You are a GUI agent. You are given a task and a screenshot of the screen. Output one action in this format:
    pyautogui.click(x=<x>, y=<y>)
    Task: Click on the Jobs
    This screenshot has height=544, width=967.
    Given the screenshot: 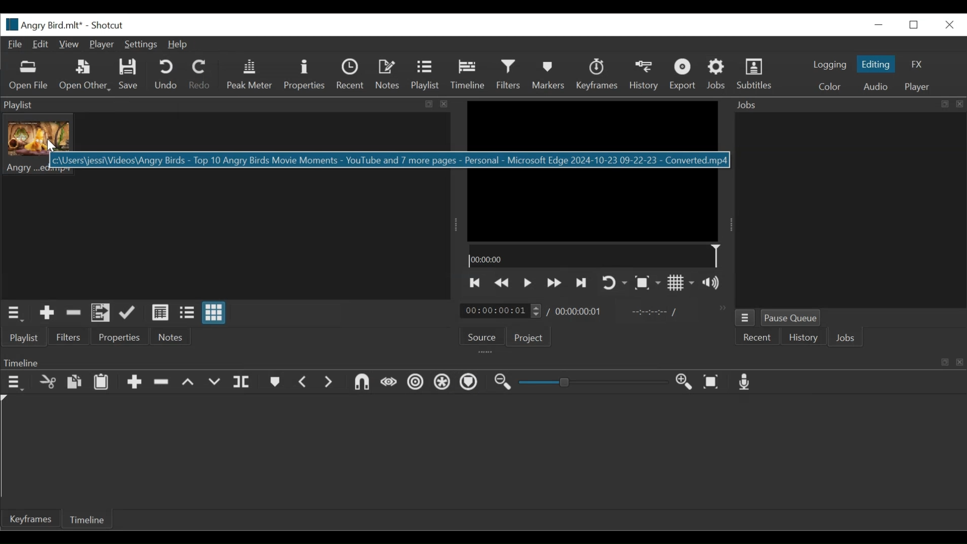 What is the action you would take?
    pyautogui.click(x=849, y=104)
    